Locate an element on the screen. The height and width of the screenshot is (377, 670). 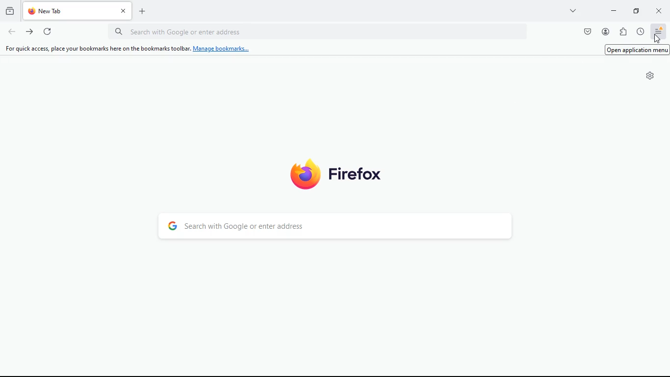
Search Bar is located at coordinates (317, 31).